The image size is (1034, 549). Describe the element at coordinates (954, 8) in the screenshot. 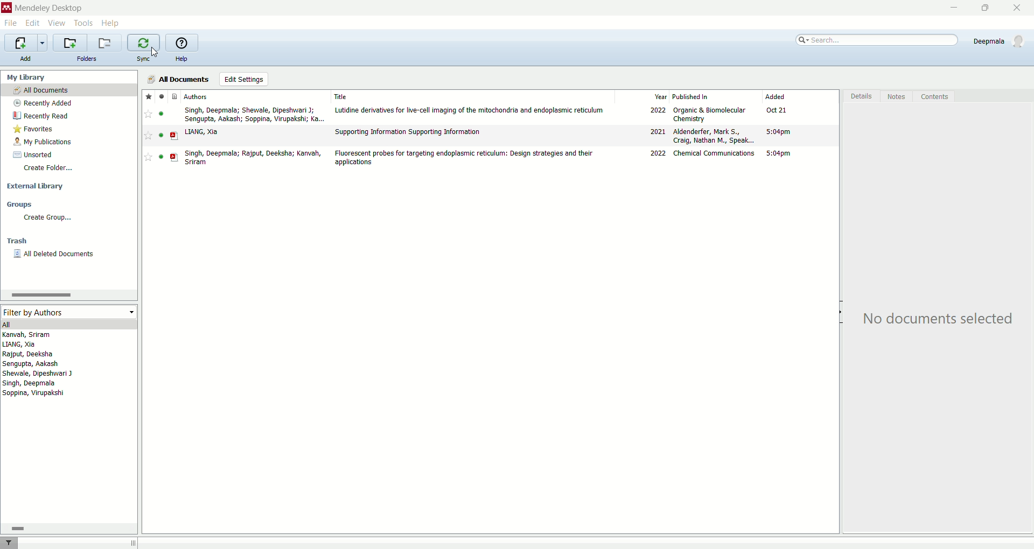

I see `minimize` at that location.